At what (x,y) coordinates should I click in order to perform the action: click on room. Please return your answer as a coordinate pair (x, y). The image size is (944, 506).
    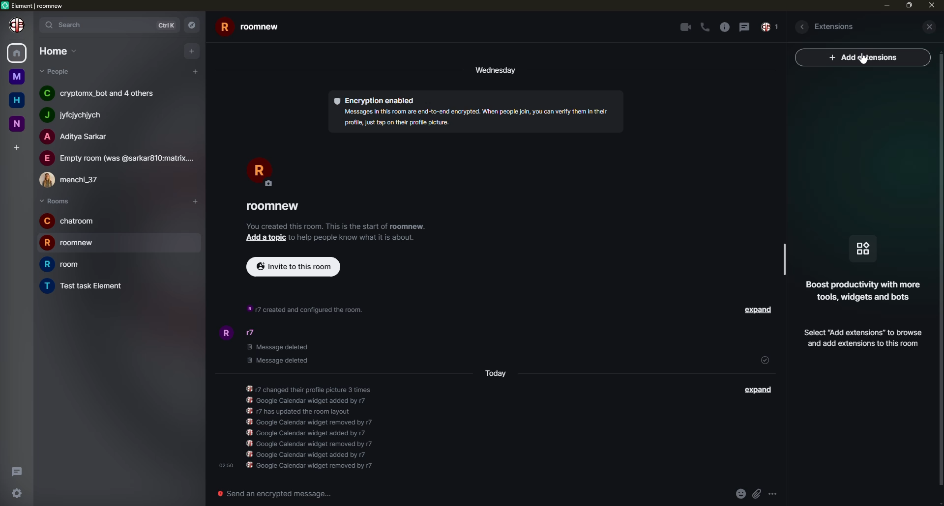
    Looking at the image, I should click on (71, 242).